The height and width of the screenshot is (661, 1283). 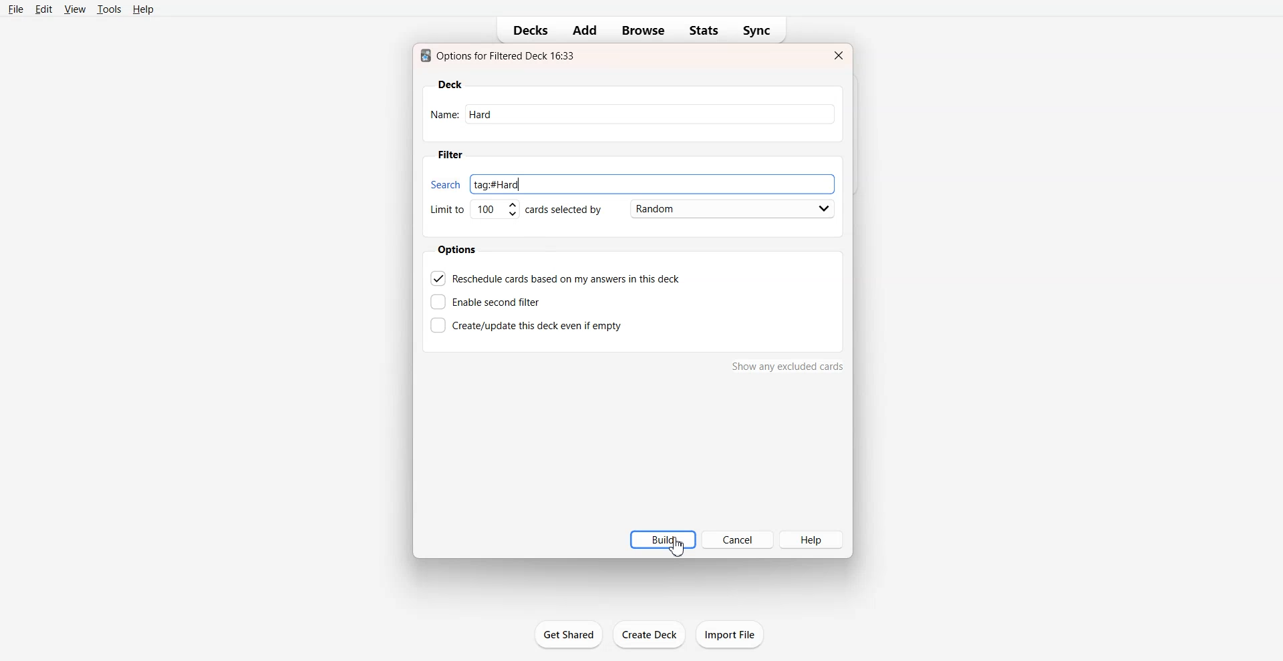 I want to click on Cursor, so click(x=681, y=549).